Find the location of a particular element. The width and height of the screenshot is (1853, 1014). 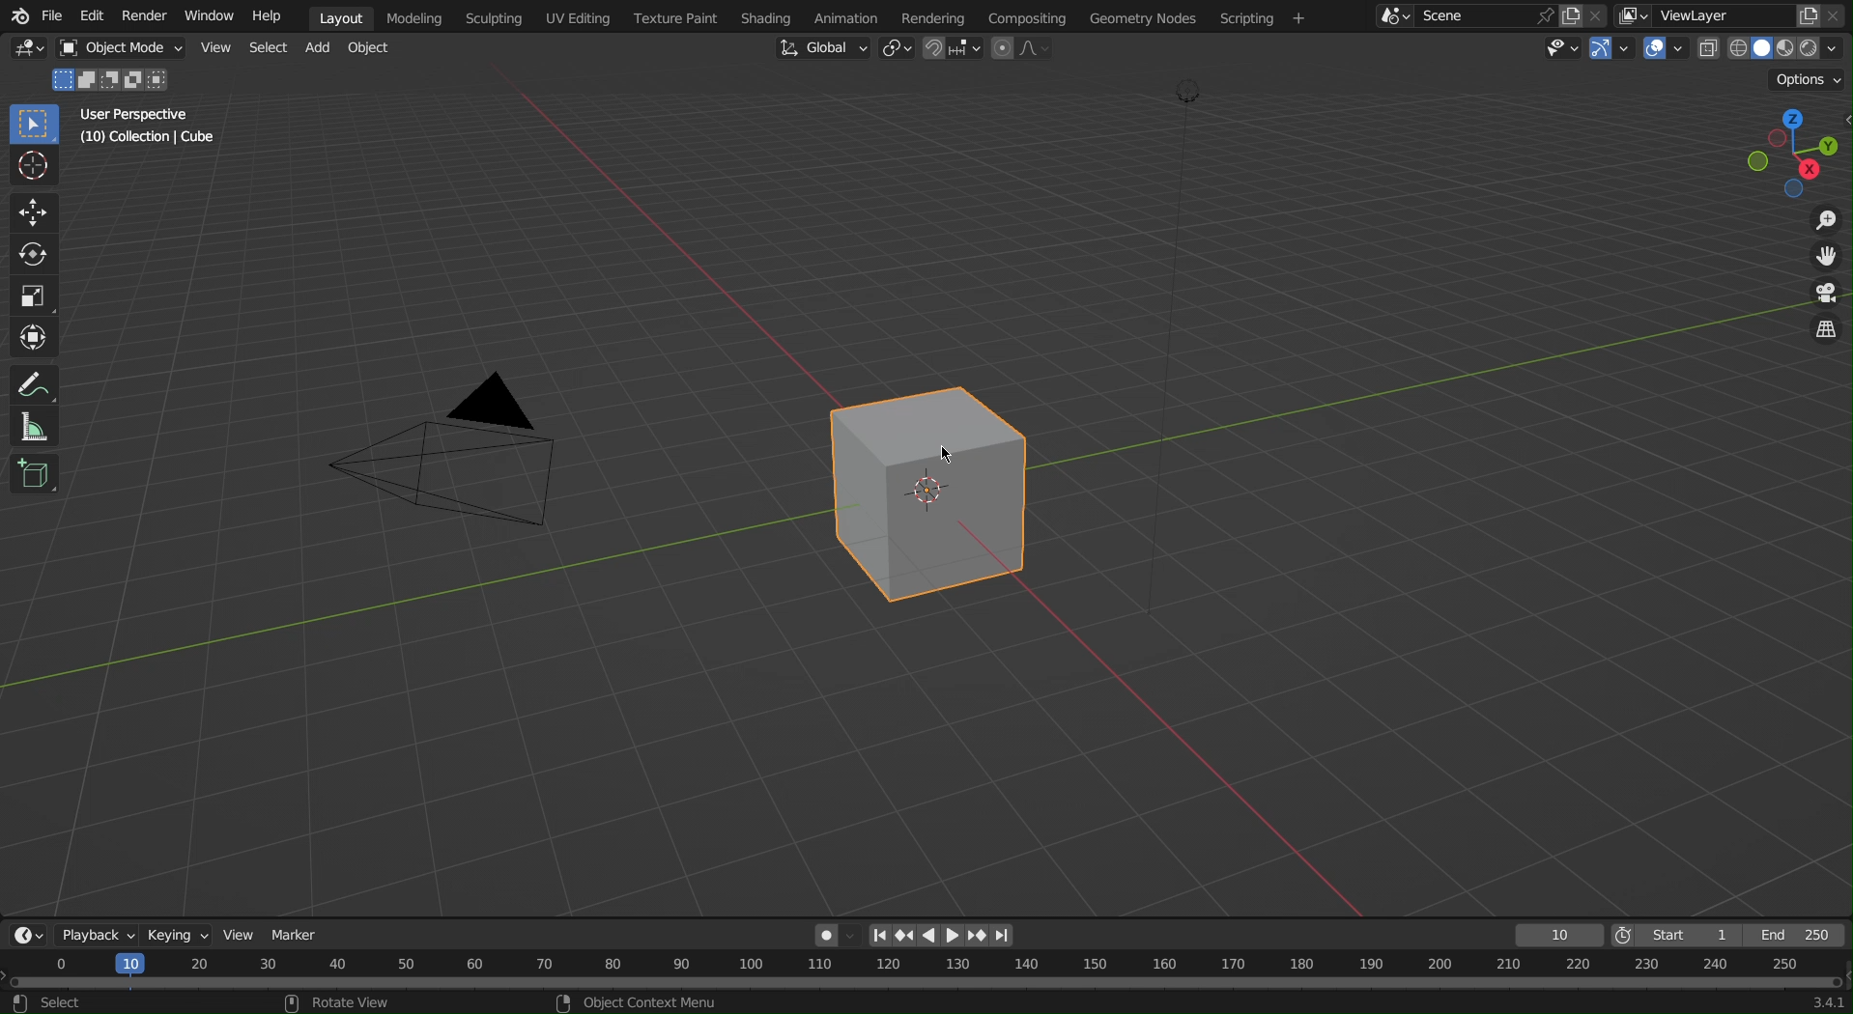

Zoom is located at coordinates (1816, 223).